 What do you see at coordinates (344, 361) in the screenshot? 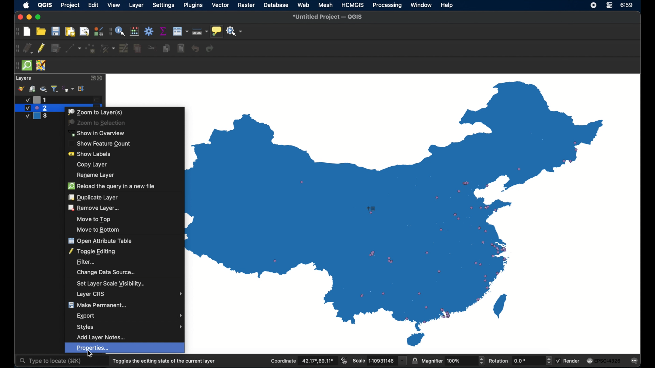
I see `toggle extents and mouse display position` at bounding box center [344, 361].